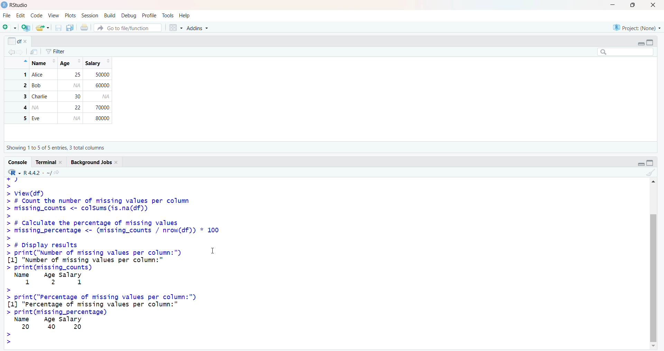 The image size is (664, 351). I want to click on Build, so click(110, 15).